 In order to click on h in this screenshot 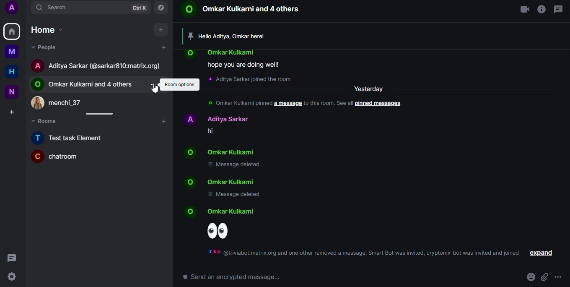, I will do `click(15, 72)`.